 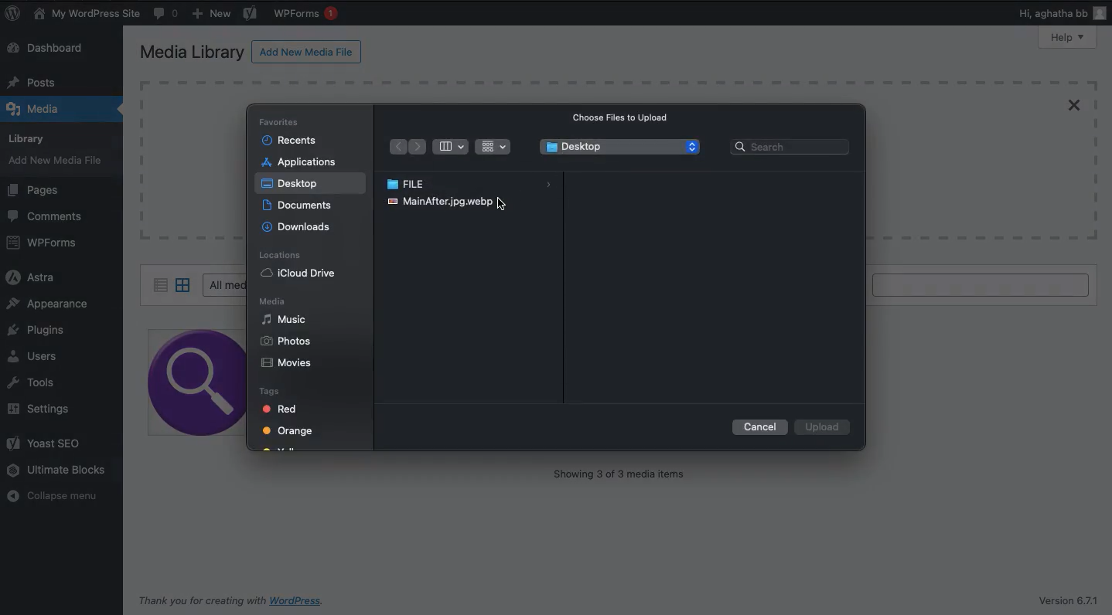 I want to click on Cancel, so click(x=762, y=426).